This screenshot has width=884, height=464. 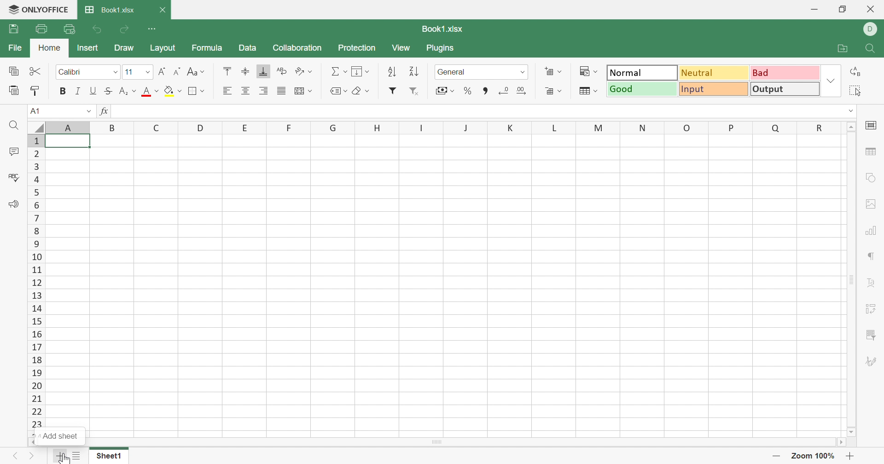 What do you see at coordinates (872, 177) in the screenshot?
I see `Shape settings` at bounding box center [872, 177].